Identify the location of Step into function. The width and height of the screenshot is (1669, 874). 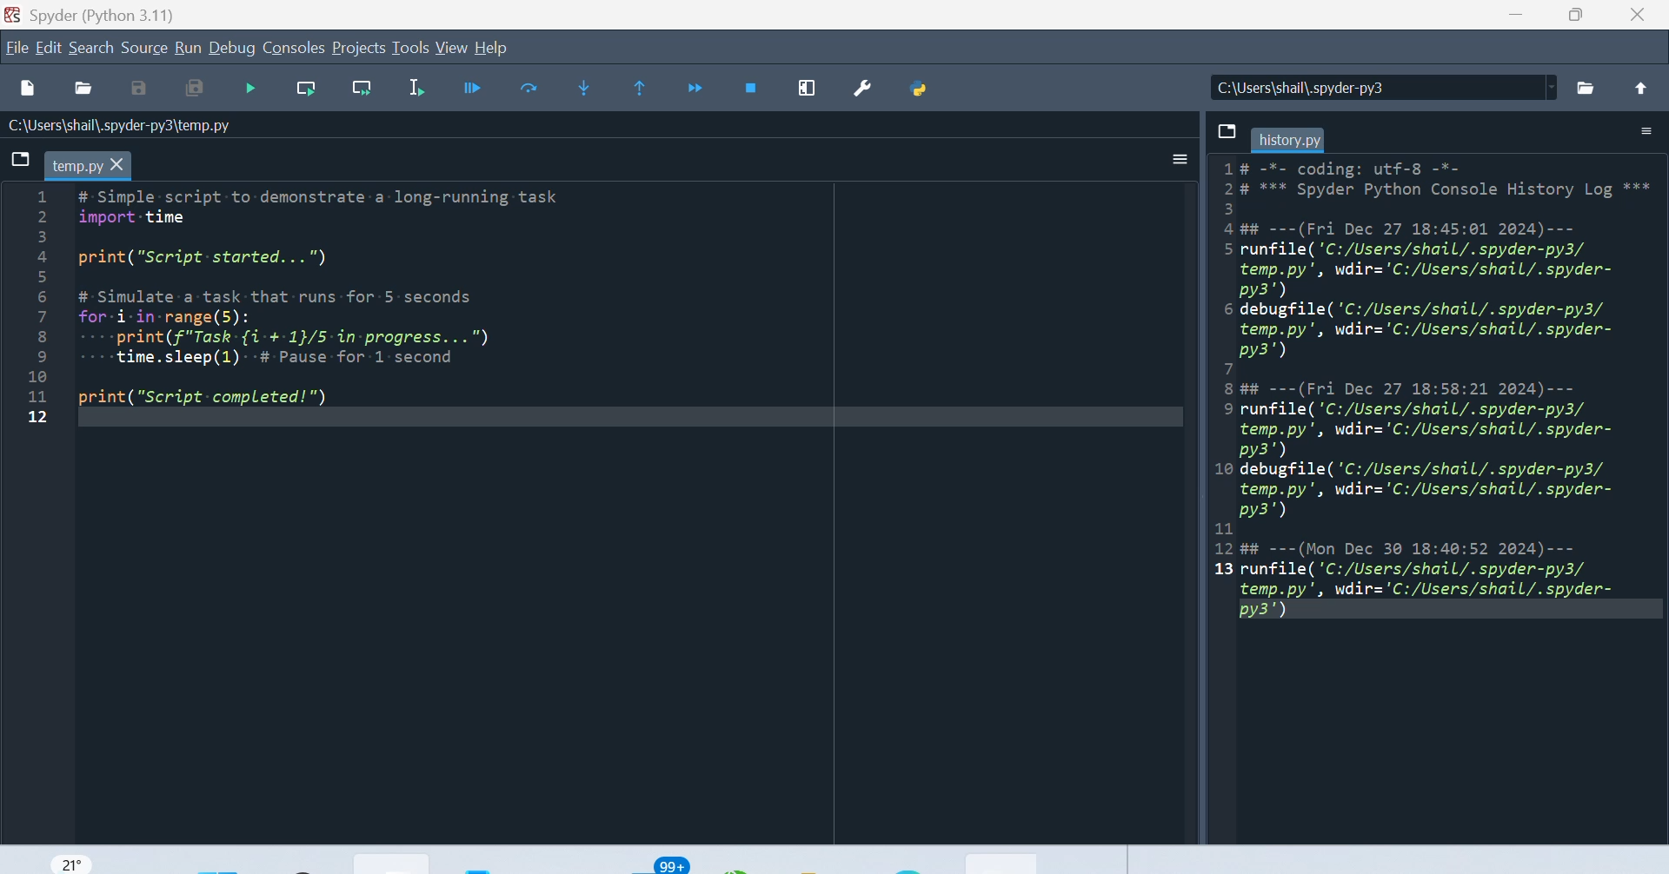
(586, 90).